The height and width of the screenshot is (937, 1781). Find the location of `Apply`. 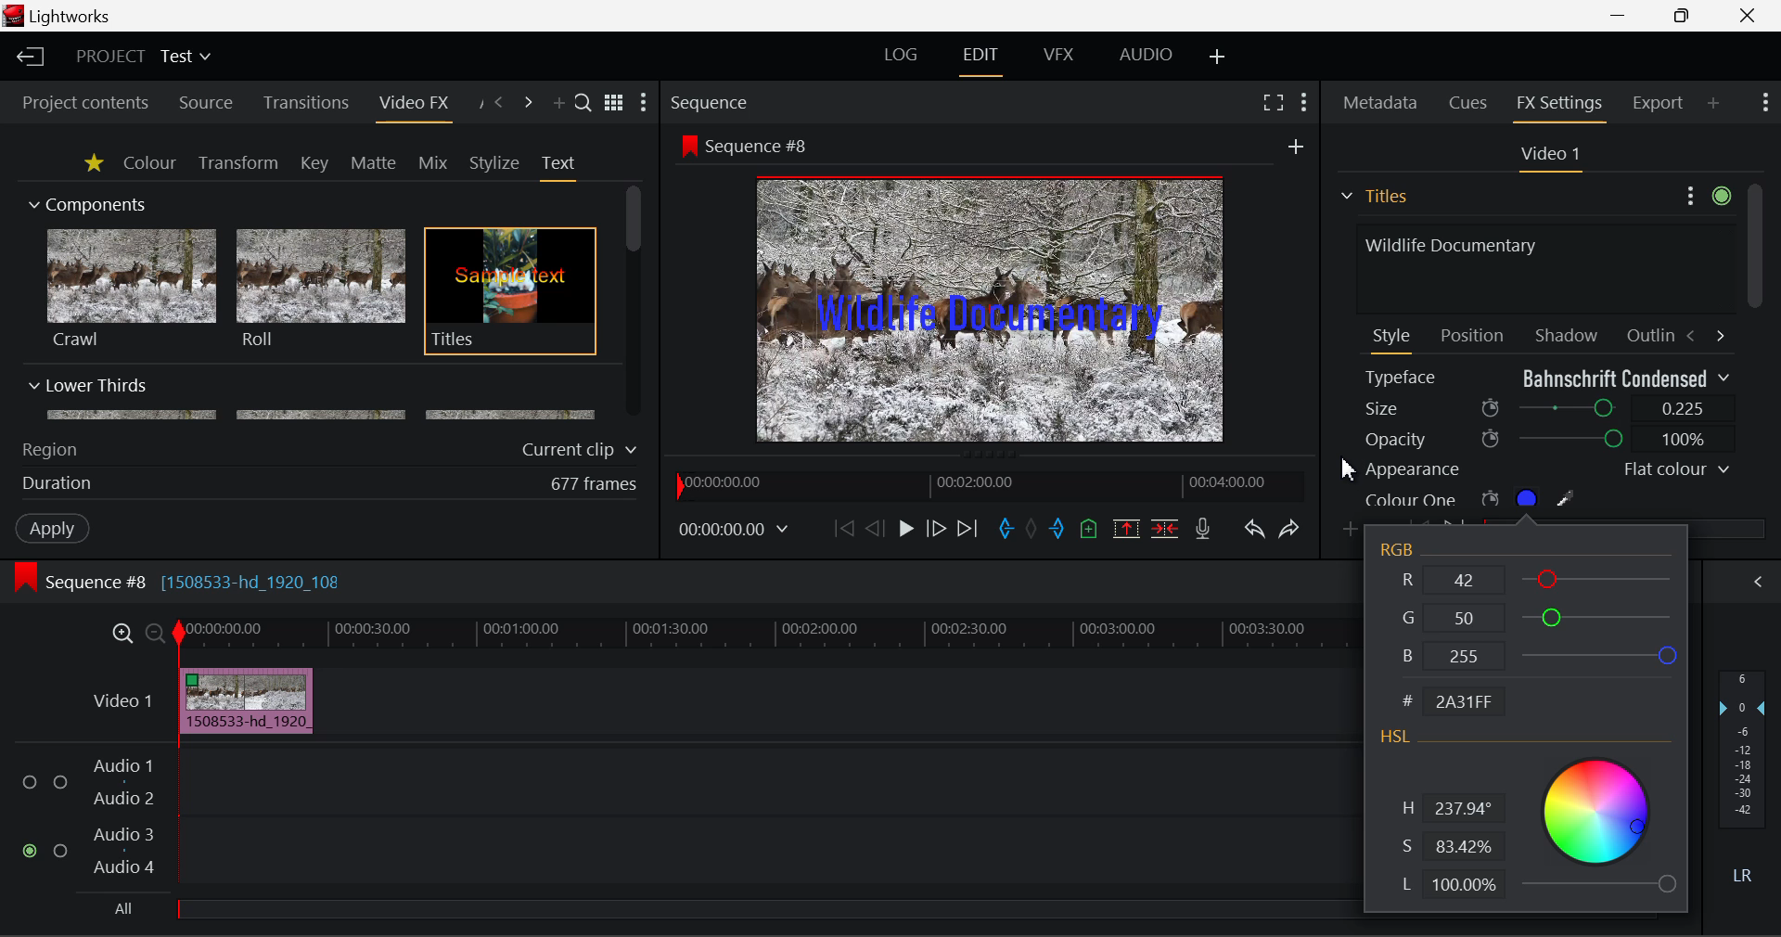

Apply is located at coordinates (55, 527).